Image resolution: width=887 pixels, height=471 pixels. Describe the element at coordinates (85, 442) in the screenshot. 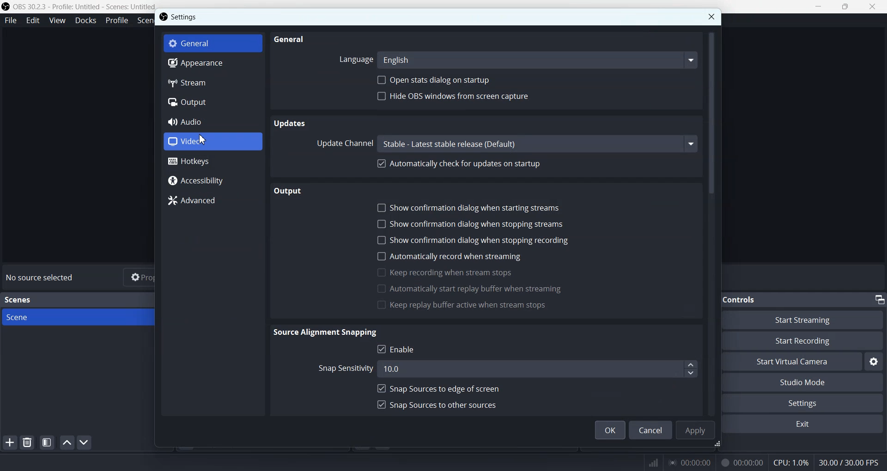

I see `Move scene down` at that location.